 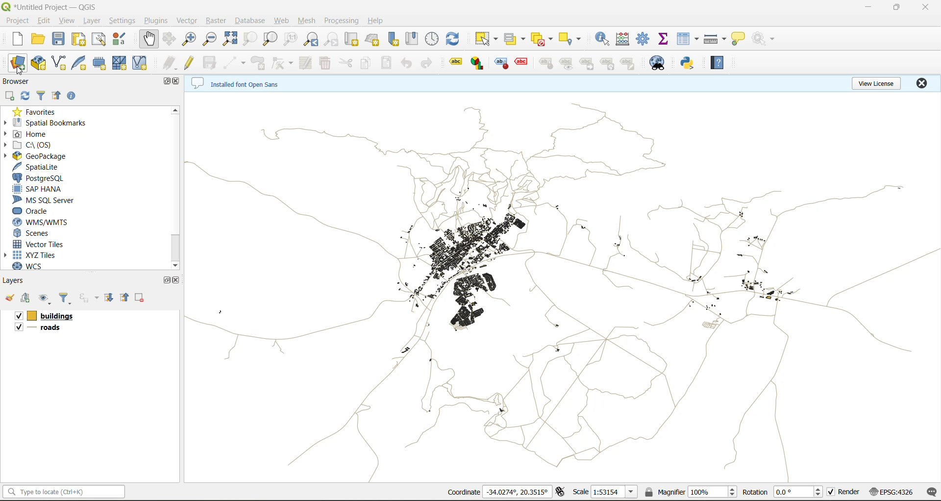 I want to click on calculator, so click(x=626, y=40).